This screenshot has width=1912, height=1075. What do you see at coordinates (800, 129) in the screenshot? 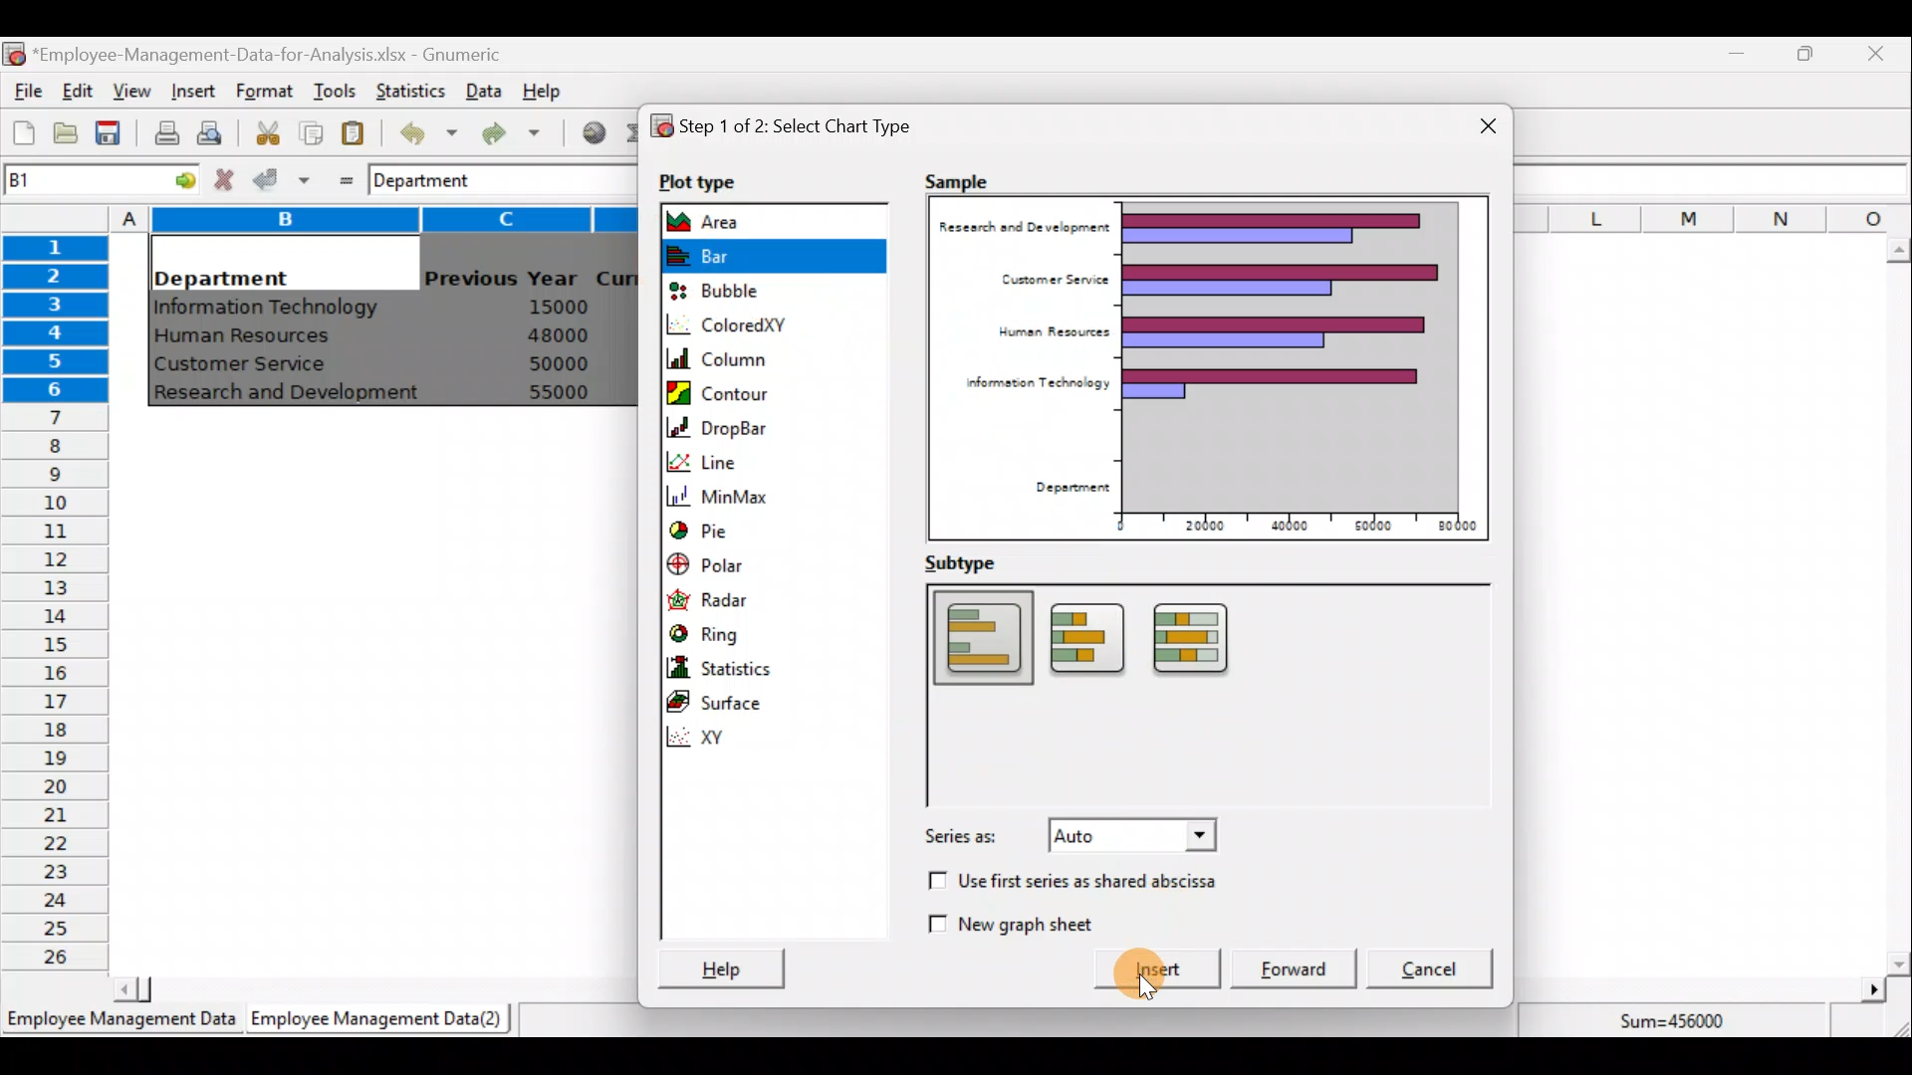
I see `Step 1 of 2: Select chart type` at bounding box center [800, 129].